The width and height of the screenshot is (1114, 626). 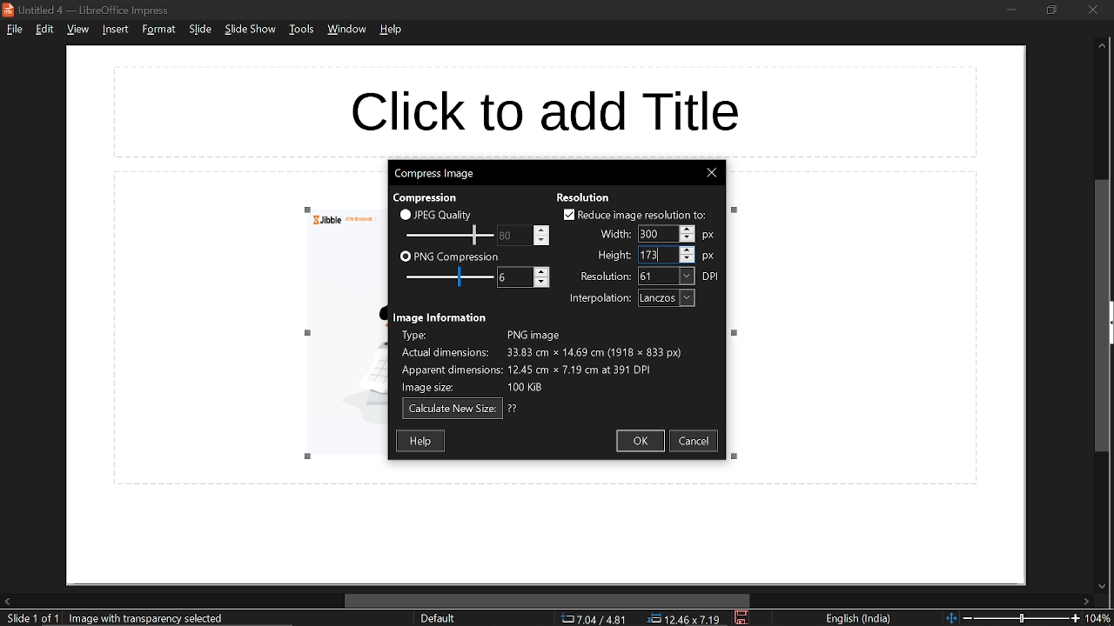 I want to click on text, so click(x=440, y=316).